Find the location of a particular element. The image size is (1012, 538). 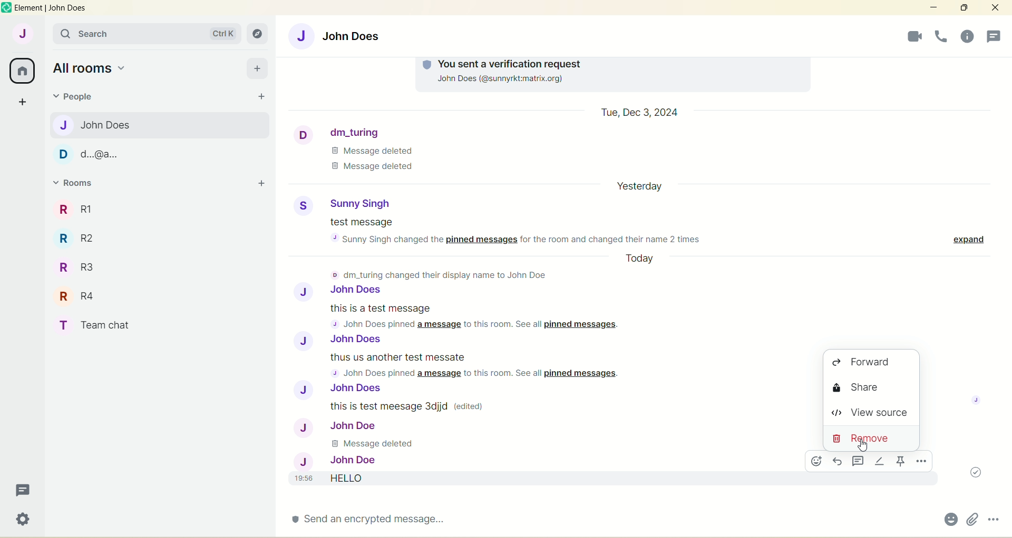

John Does is located at coordinates (343, 290).